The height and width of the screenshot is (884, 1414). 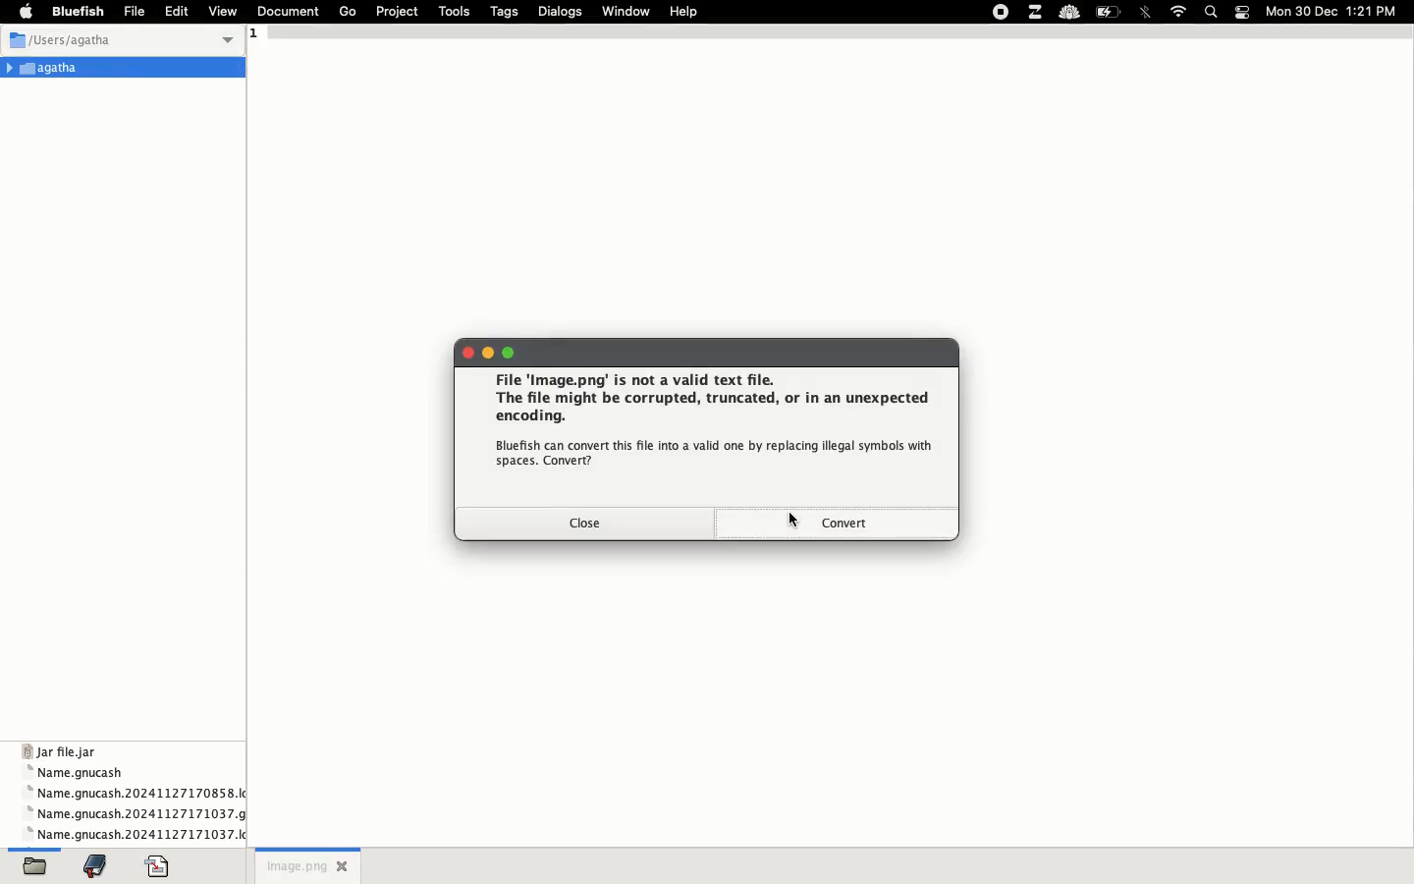 I want to click on open, so click(x=35, y=865).